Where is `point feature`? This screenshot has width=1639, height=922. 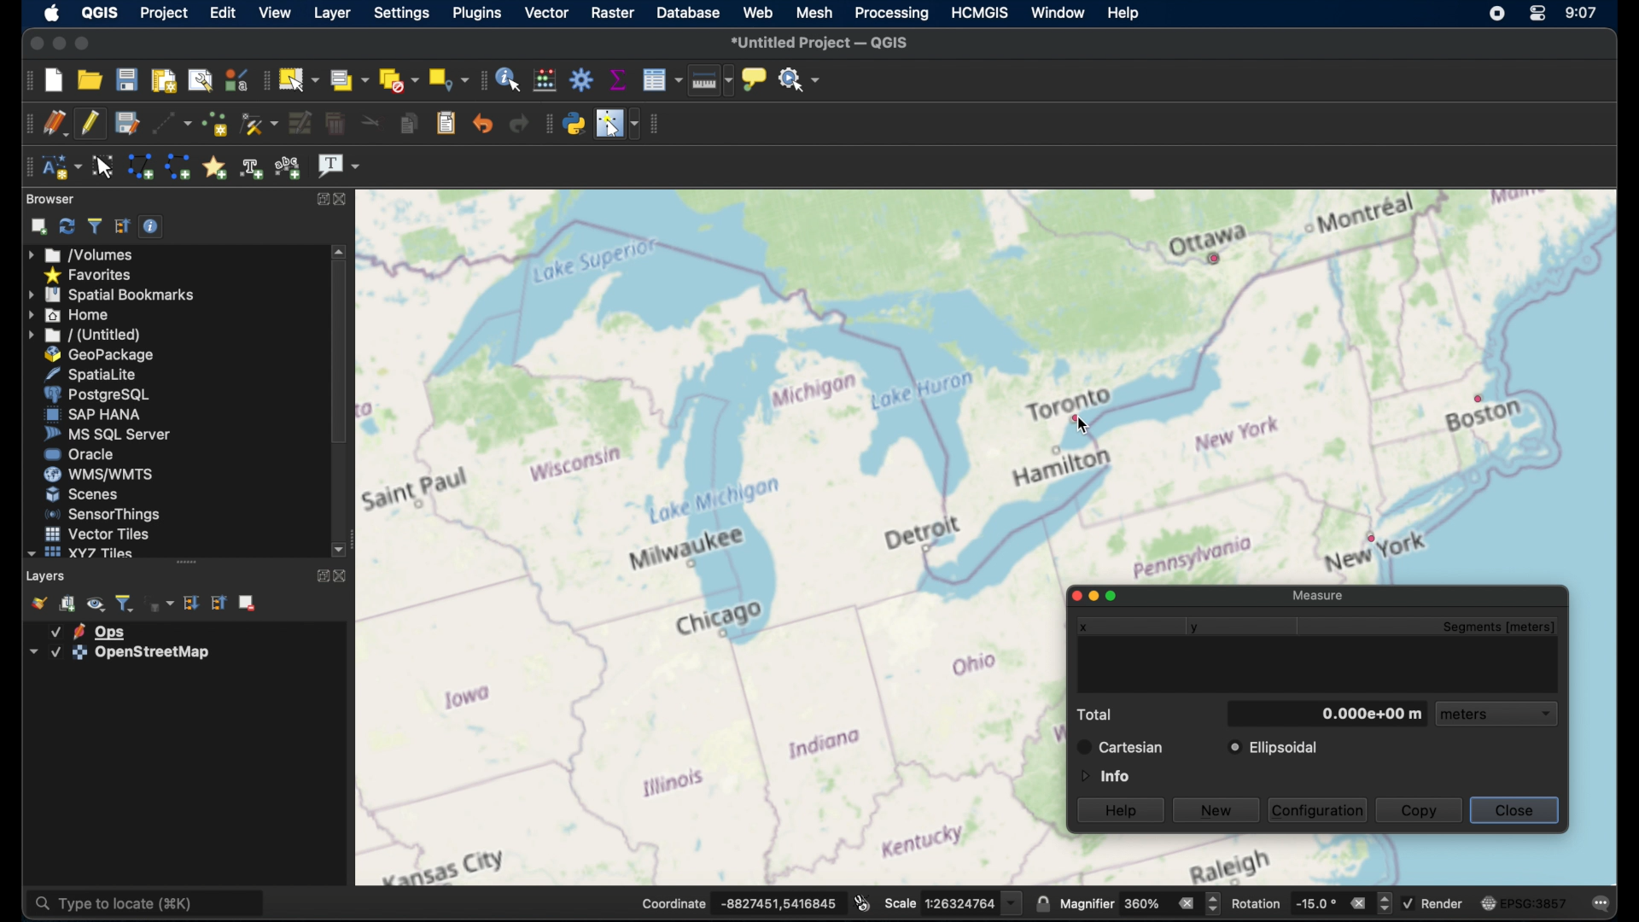
point feature is located at coordinates (1479, 398).